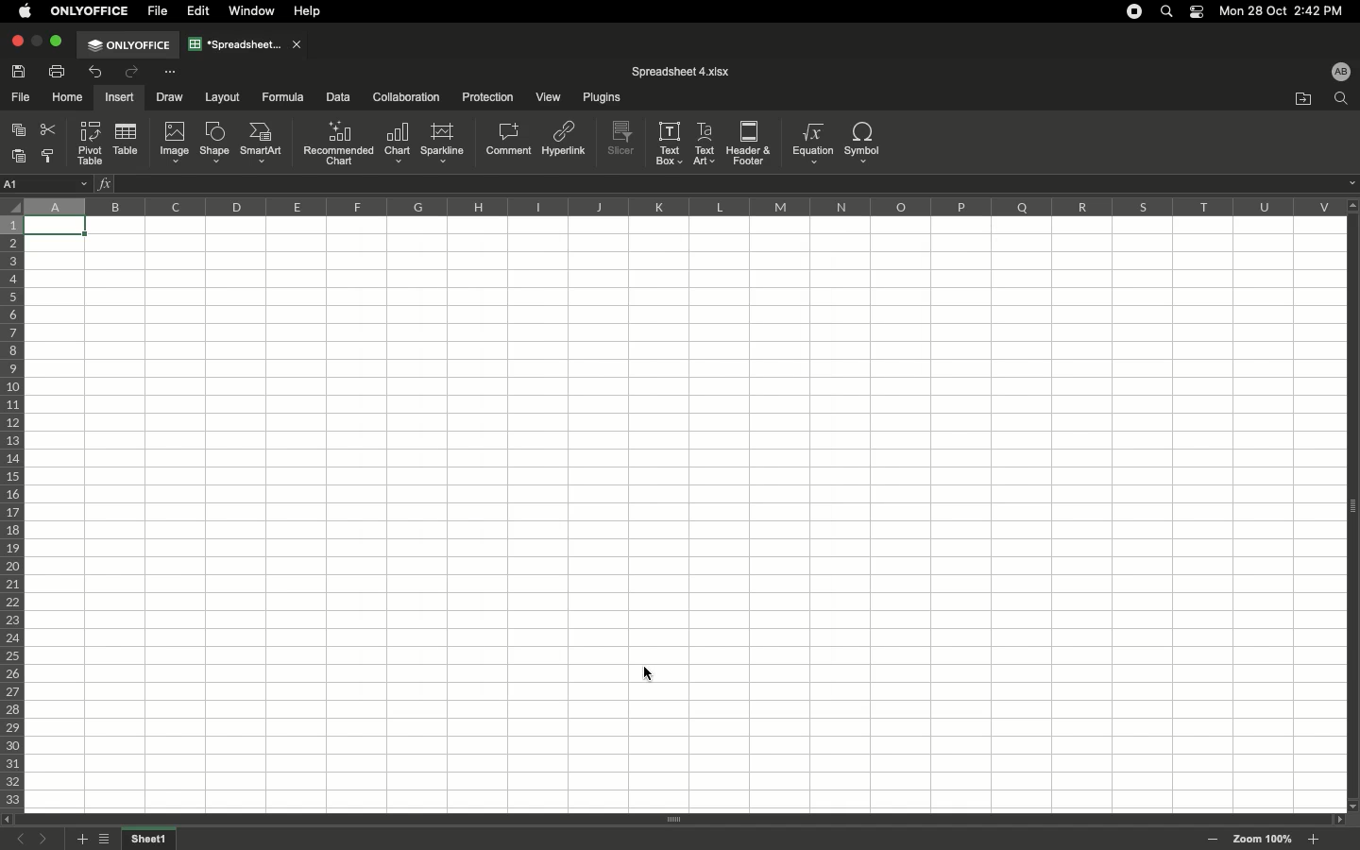  What do you see at coordinates (223, 97) in the screenshot?
I see `Layout` at bounding box center [223, 97].